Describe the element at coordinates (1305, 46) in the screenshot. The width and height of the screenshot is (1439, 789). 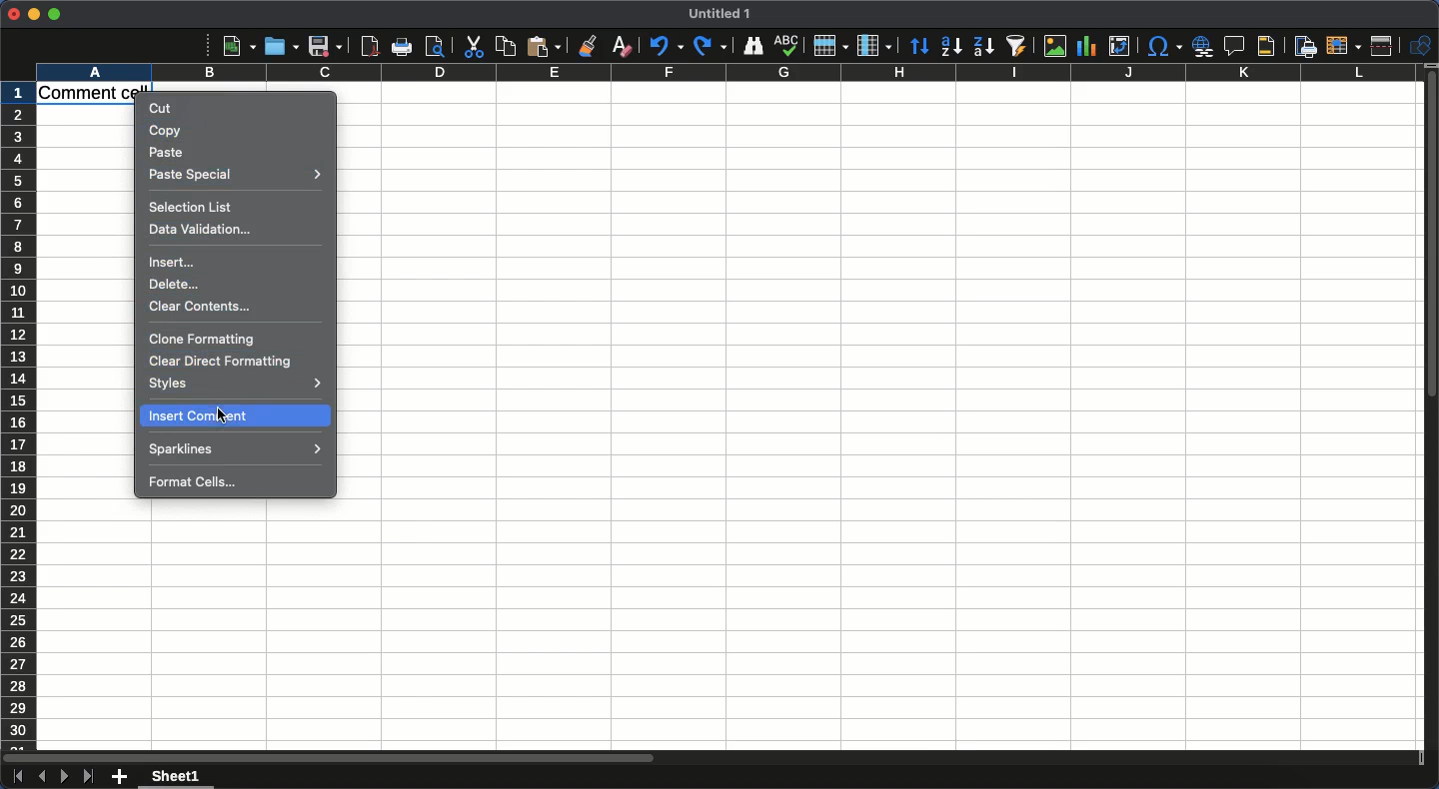
I see `Define print area` at that location.